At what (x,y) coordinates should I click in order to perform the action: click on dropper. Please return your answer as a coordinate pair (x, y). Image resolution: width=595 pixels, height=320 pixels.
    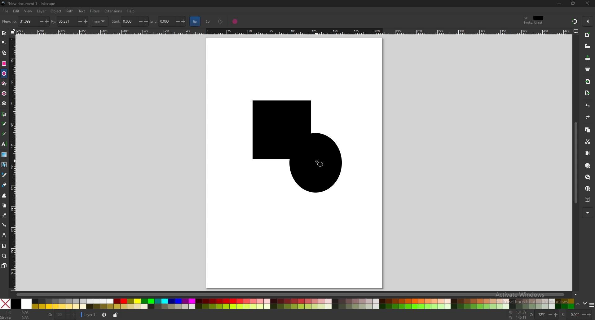
    Looking at the image, I should click on (5, 175).